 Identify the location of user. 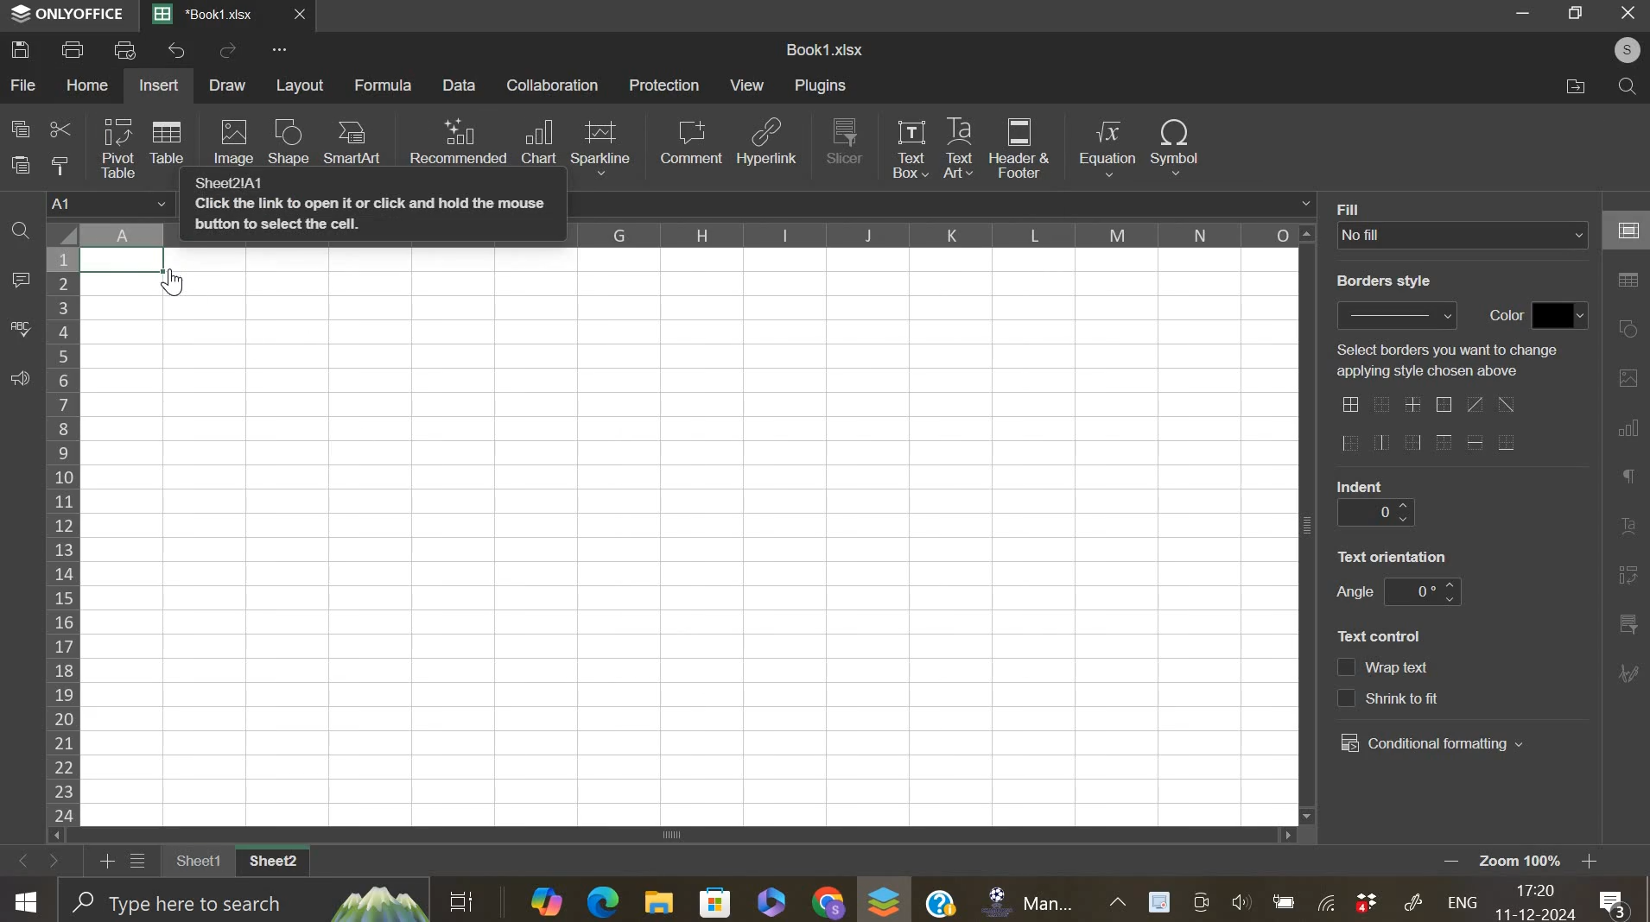
(1619, 49).